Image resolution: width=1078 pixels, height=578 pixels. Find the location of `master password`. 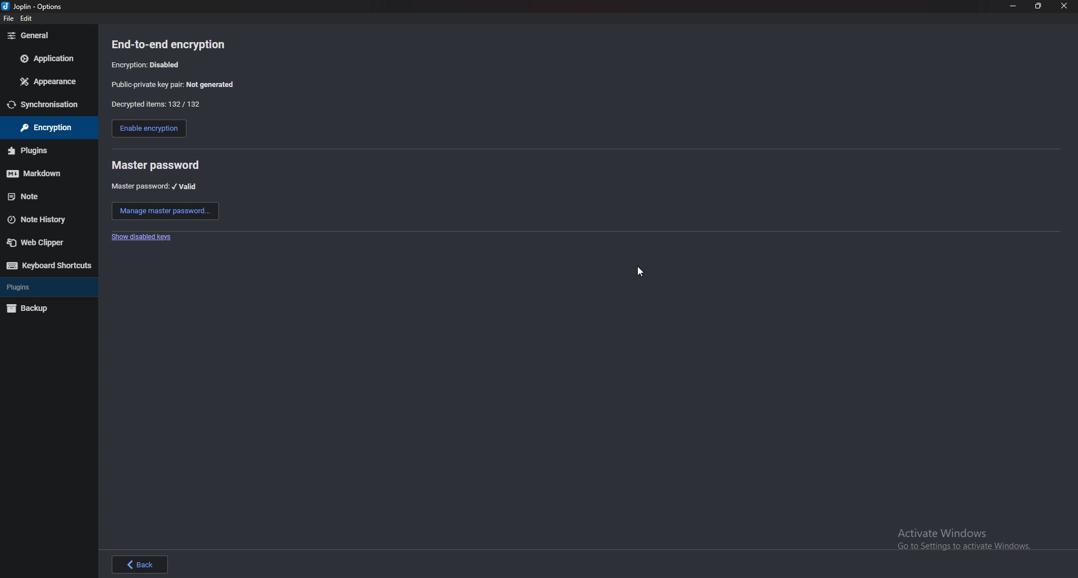

master password is located at coordinates (156, 165).